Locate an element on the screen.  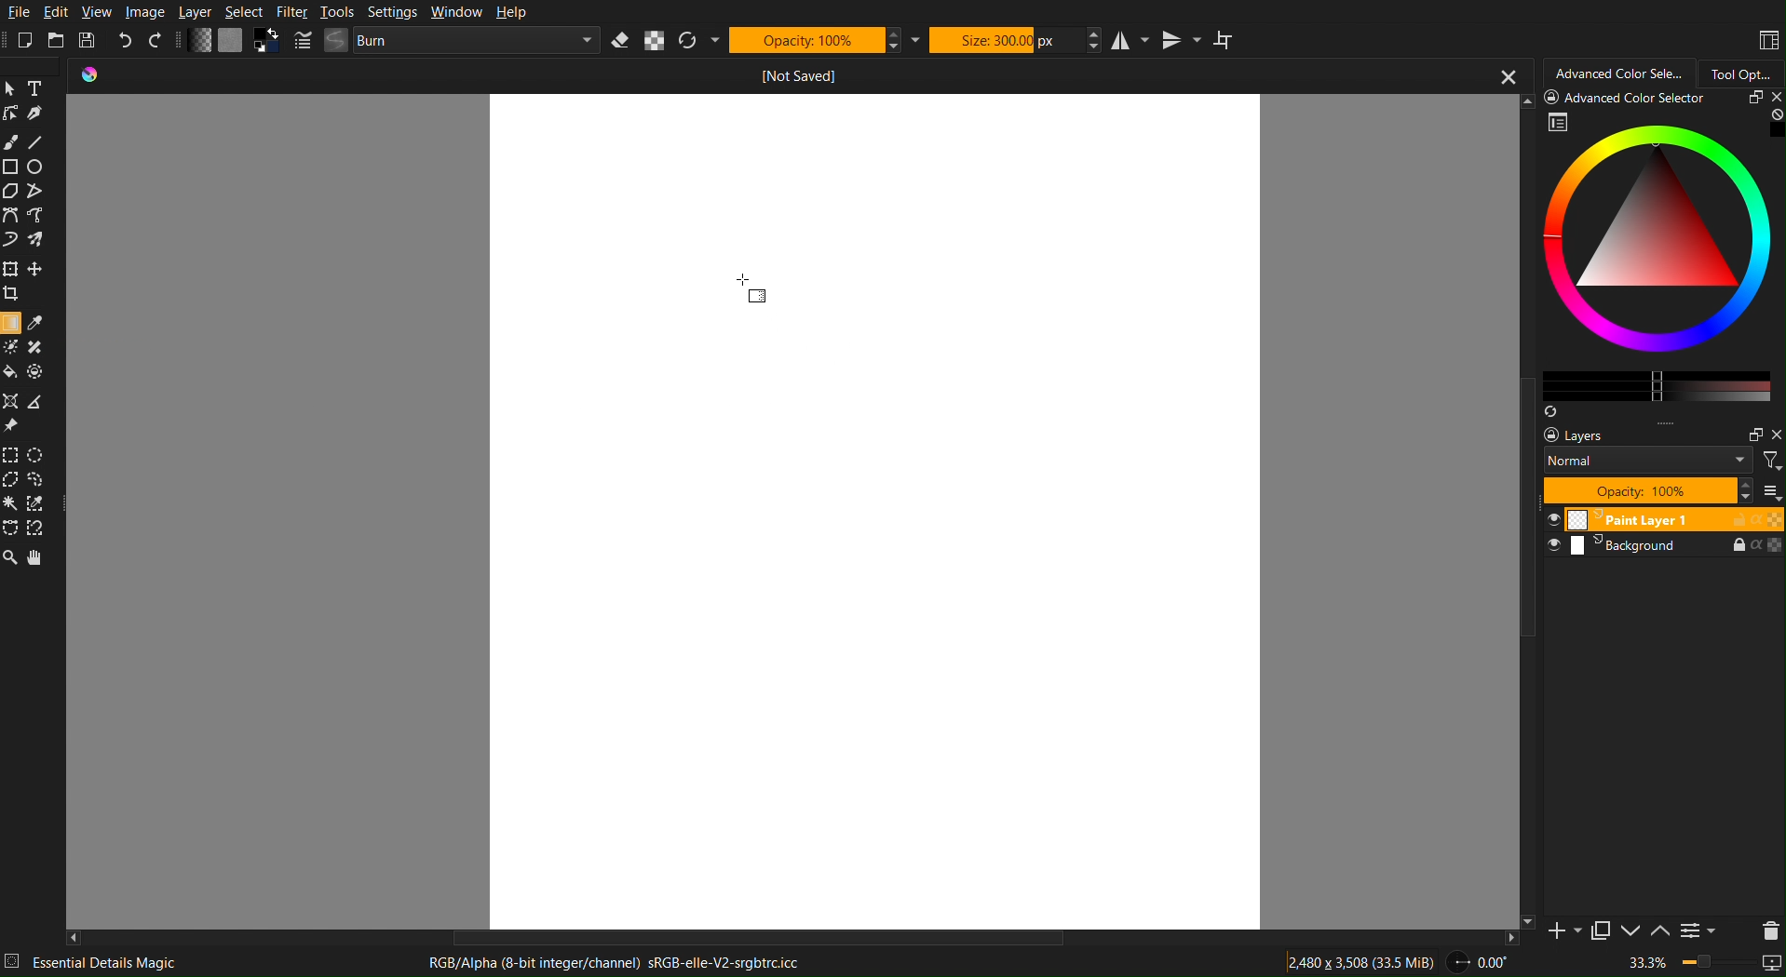
Linework is located at coordinates (12, 113).